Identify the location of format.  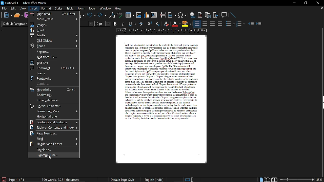
(46, 9).